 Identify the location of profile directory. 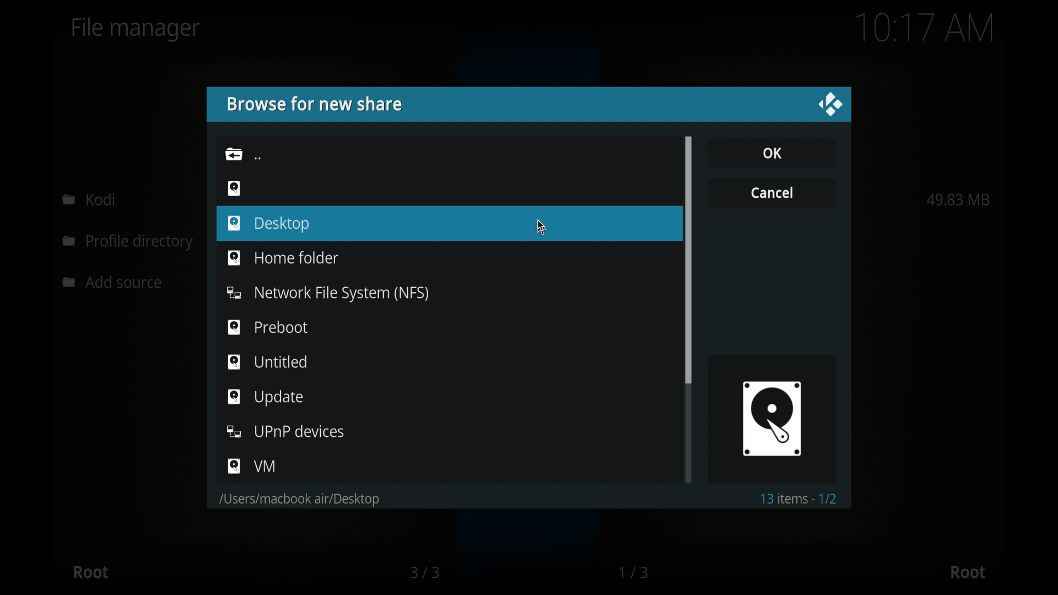
(130, 243).